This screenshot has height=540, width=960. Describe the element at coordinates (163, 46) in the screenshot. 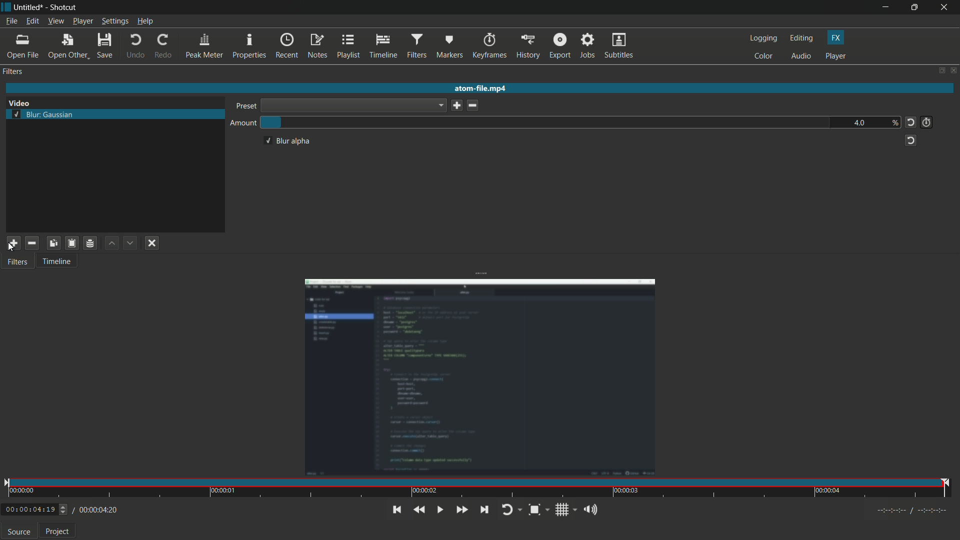

I see `redo` at that location.